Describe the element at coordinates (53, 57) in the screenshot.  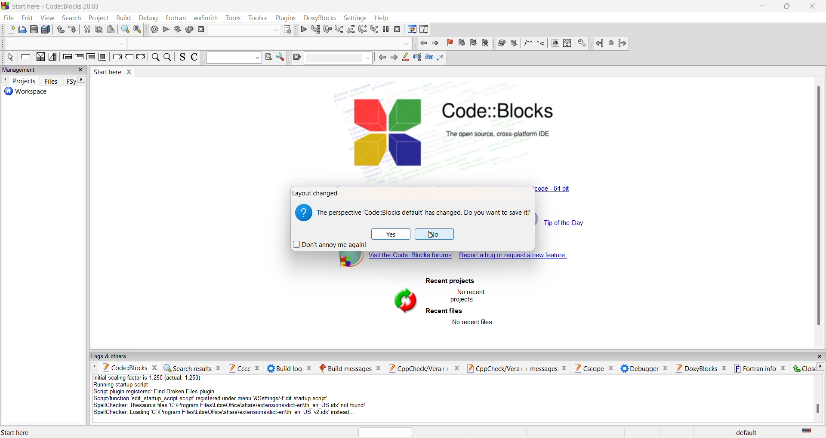
I see `selection` at that location.